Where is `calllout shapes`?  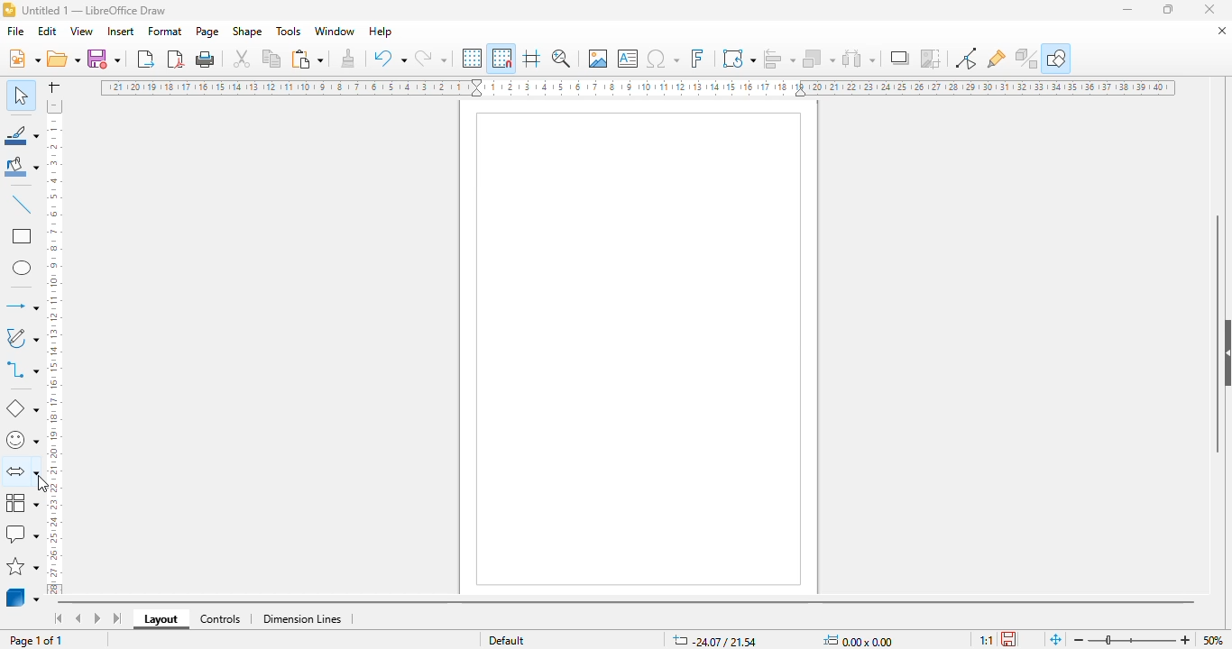 calllout shapes is located at coordinates (22, 534).